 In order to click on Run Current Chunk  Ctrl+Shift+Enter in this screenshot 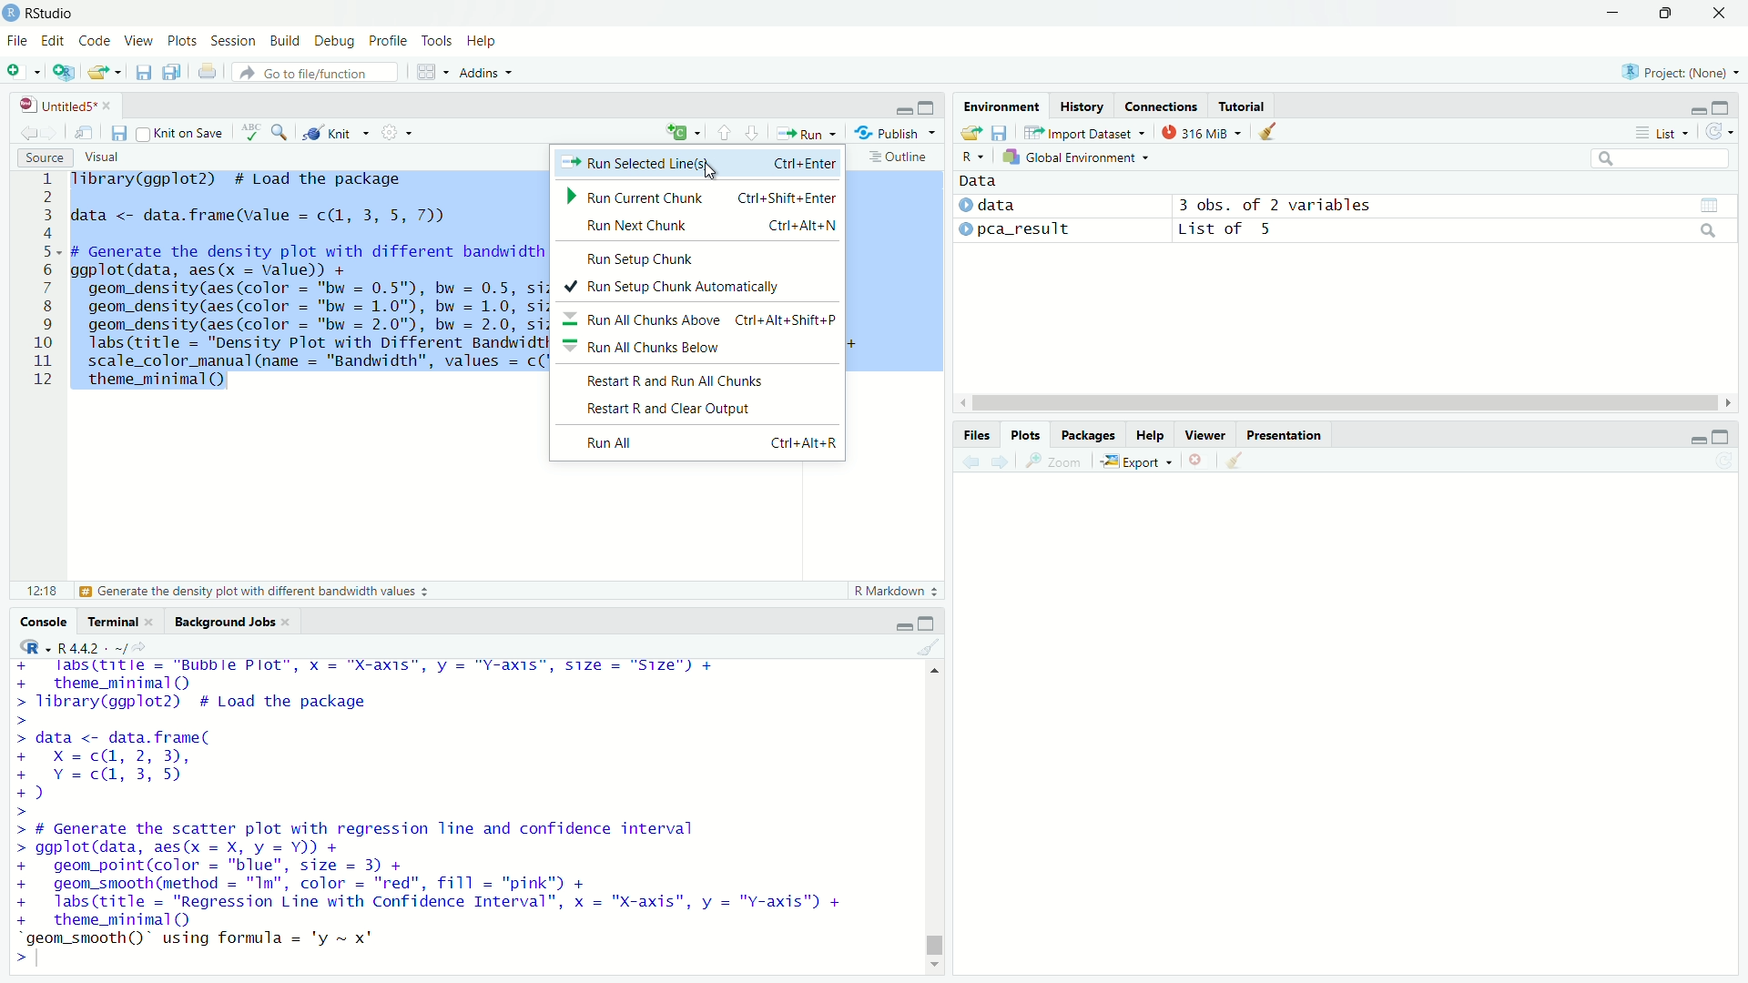, I will do `click(701, 196)`.